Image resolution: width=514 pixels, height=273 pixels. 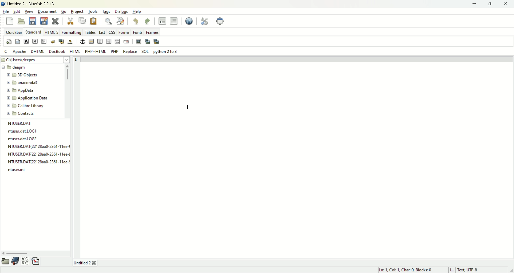 I want to click on help, so click(x=137, y=12).